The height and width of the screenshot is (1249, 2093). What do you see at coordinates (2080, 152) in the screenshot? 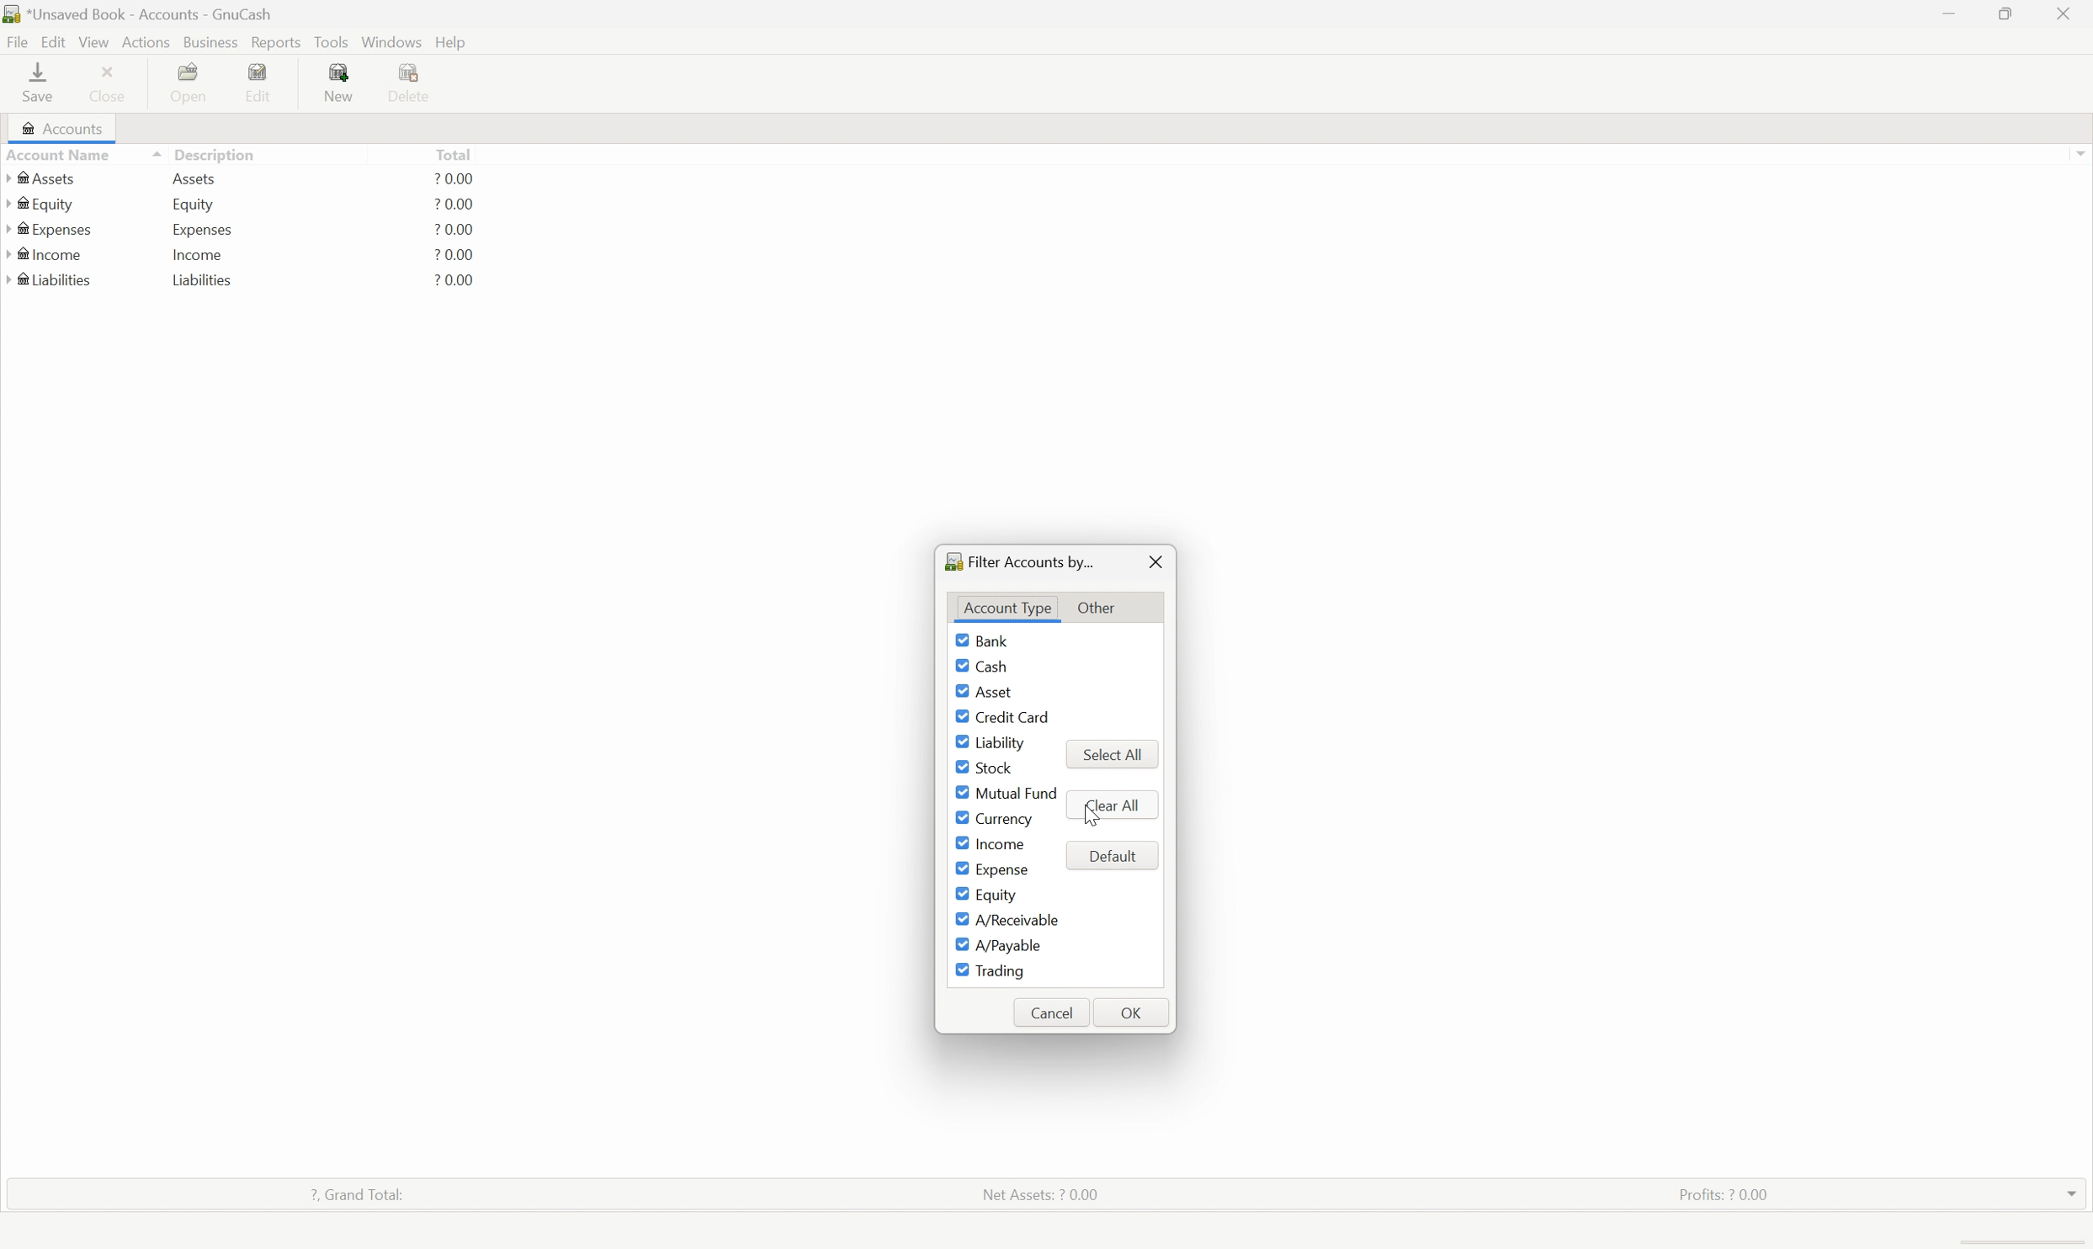
I see `Scroll up` at bounding box center [2080, 152].